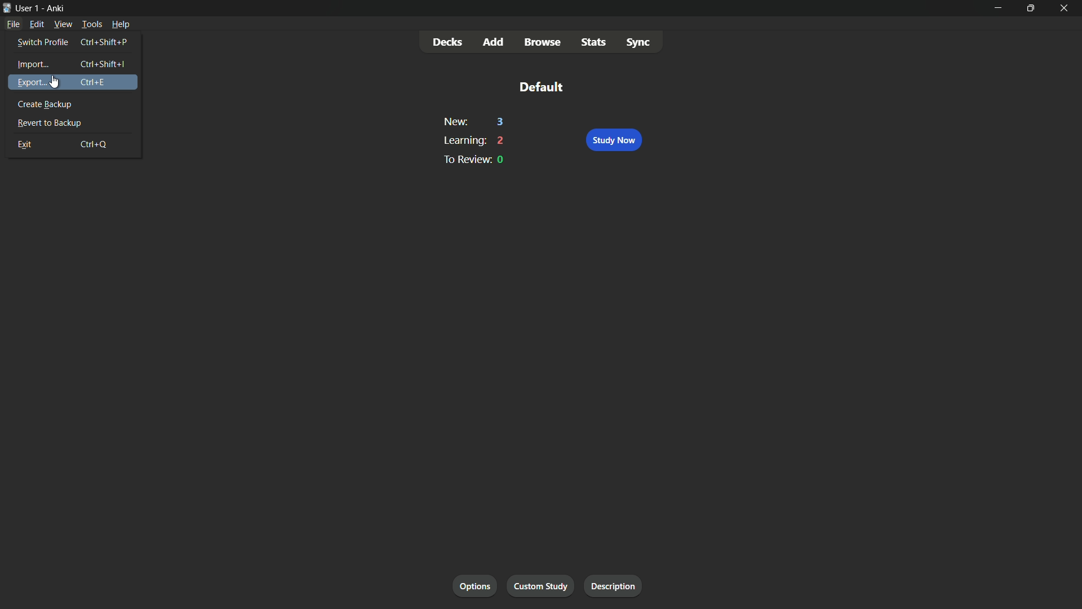 The width and height of the screenshot is (1082, 609). Describe the element at coordinates (996, 7) in the screenshot. I see `minimize` at that location.